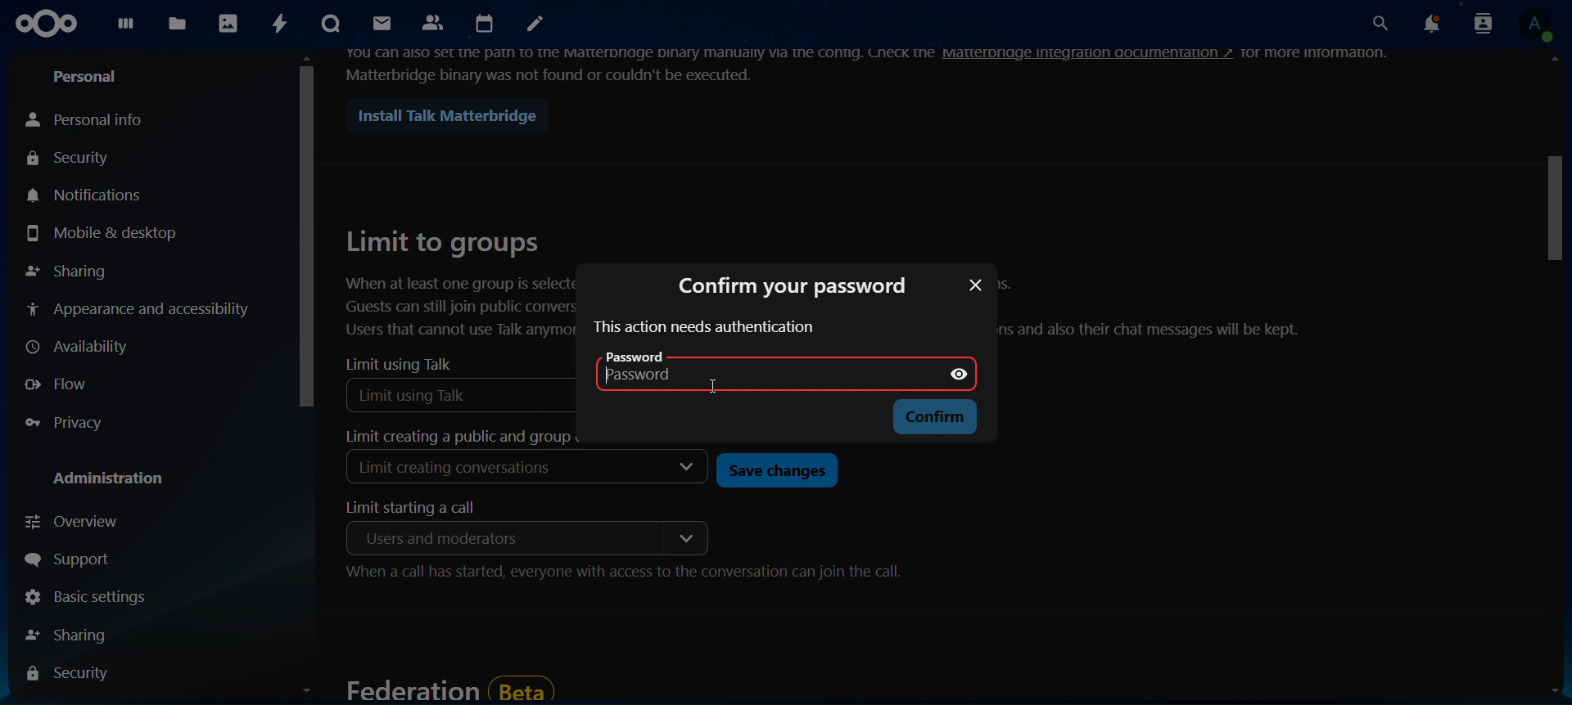 This screenshot has height=705, width=1572. Describe the element at coordinates (613, 384) in the screenshot. I see `text cursor` at that location.